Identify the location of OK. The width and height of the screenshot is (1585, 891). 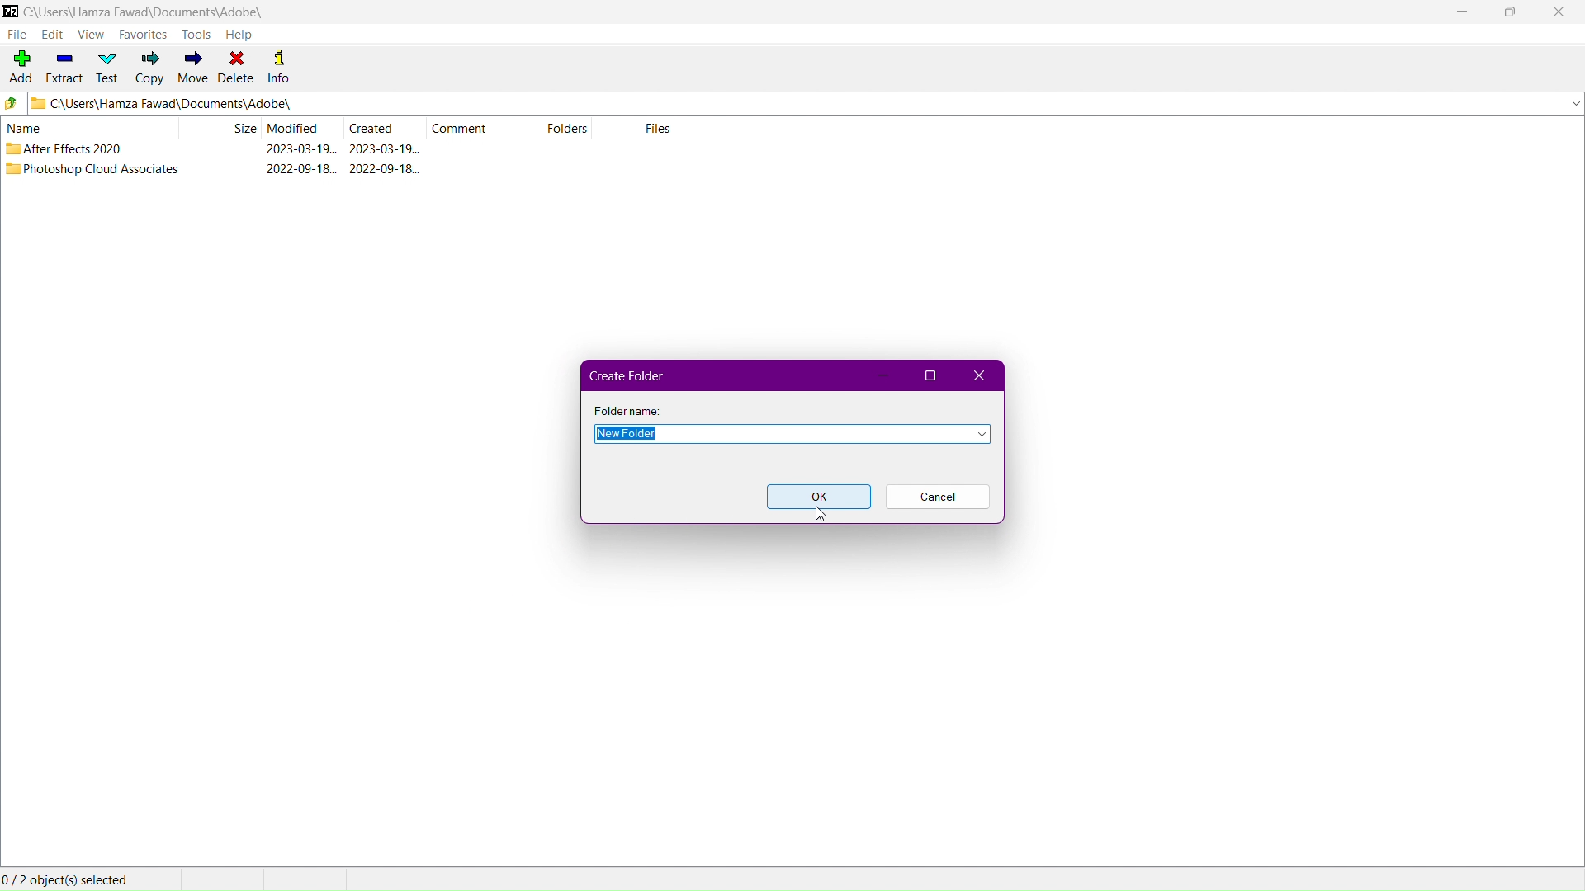
(818, 497).